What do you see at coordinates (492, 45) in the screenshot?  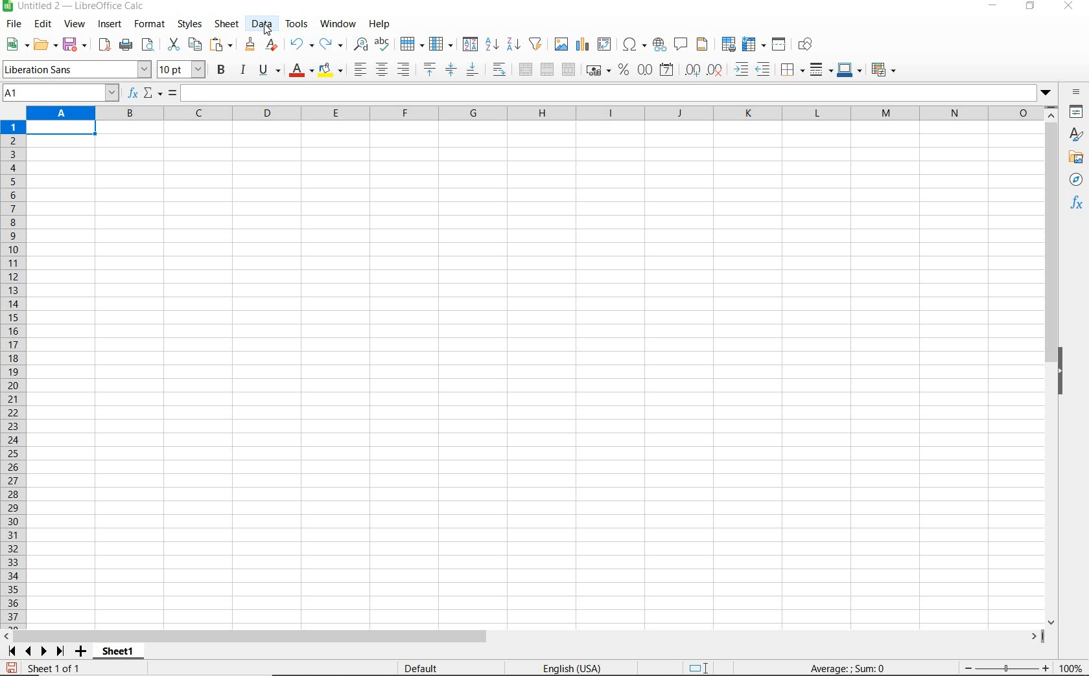 I see `sort ascending` at bounding box center [492, 45].